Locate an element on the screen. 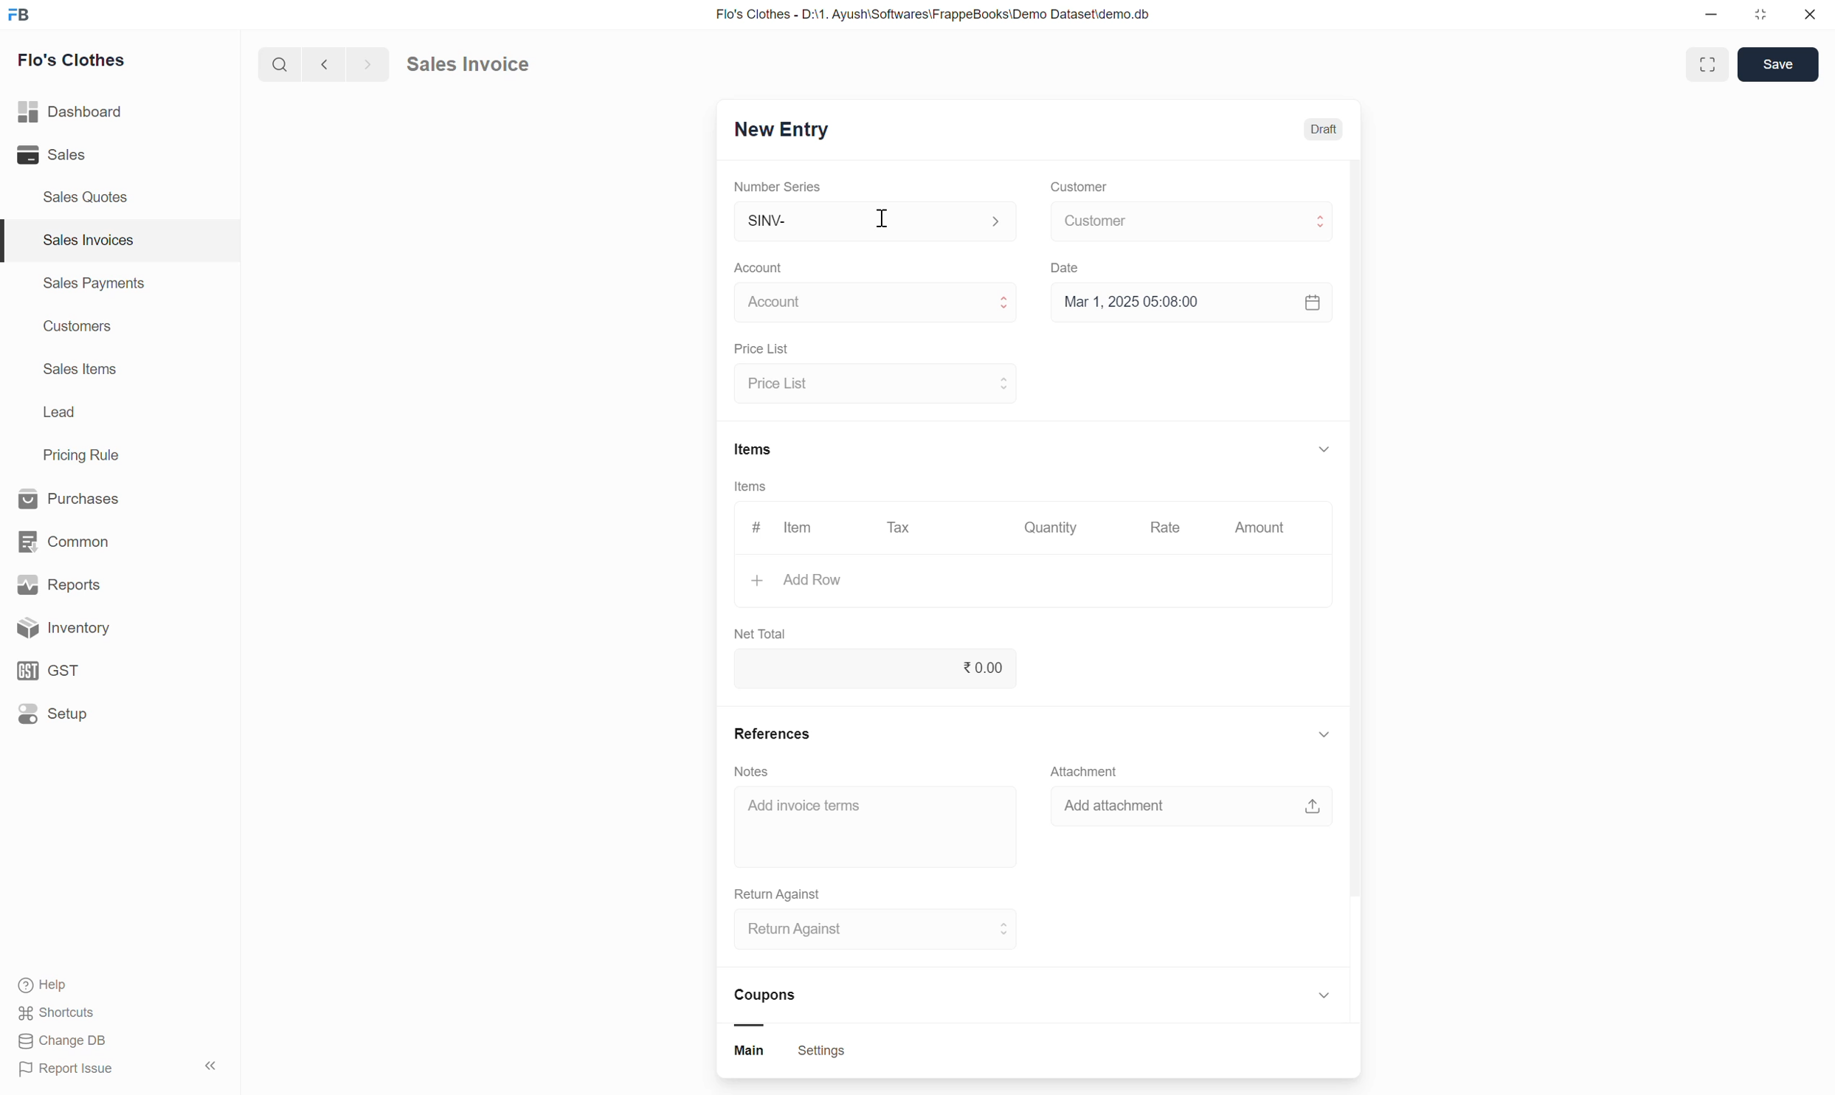 This screenshot has width=1835, height=1095. Purchases  is located at coordinates (92, 497).